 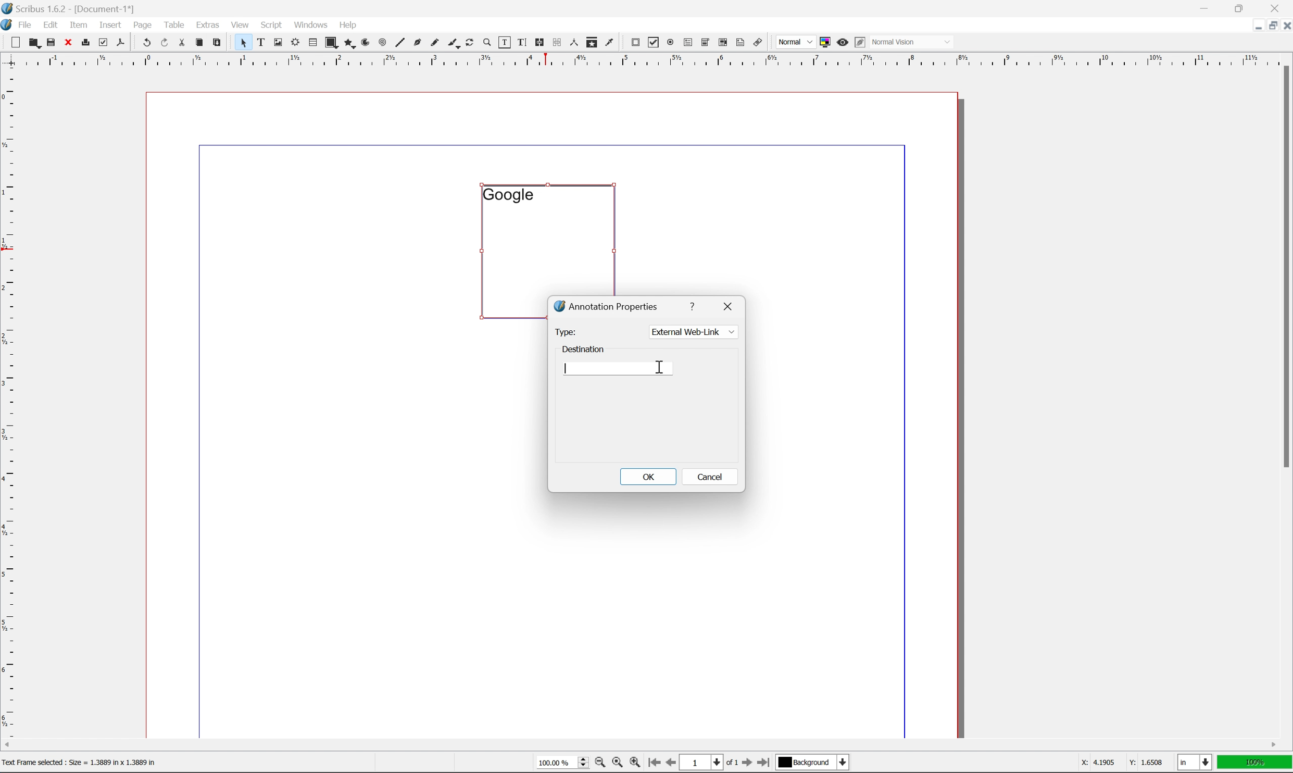 I want to click on pdf push button, so click(x=632, y=41).